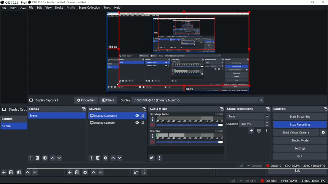 This screenshot has height=184, width=328. Describe the element at coordinates (151, 136) in the screenshot. I see `more options` at that location.